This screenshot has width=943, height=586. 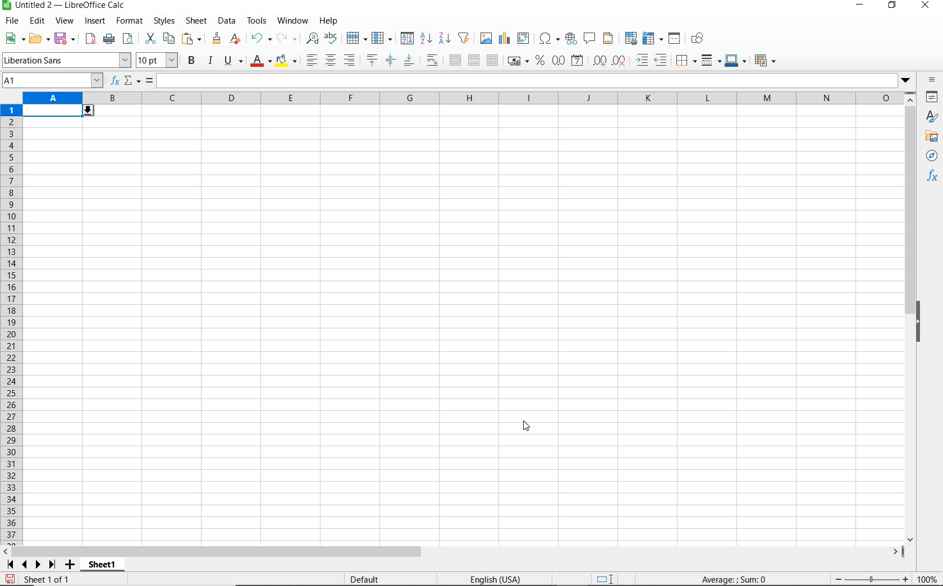 I want to click on align center, so click(x=331, y=61).